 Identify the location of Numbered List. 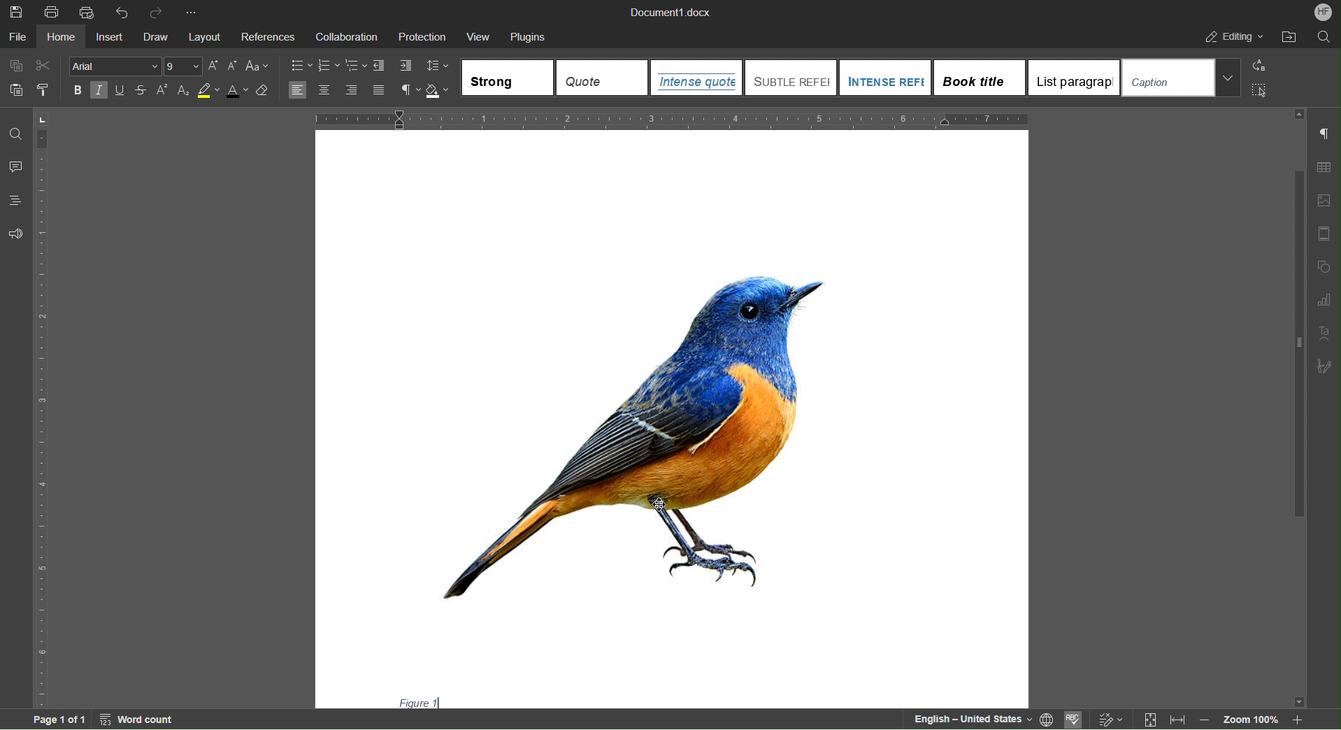
(329, 65).